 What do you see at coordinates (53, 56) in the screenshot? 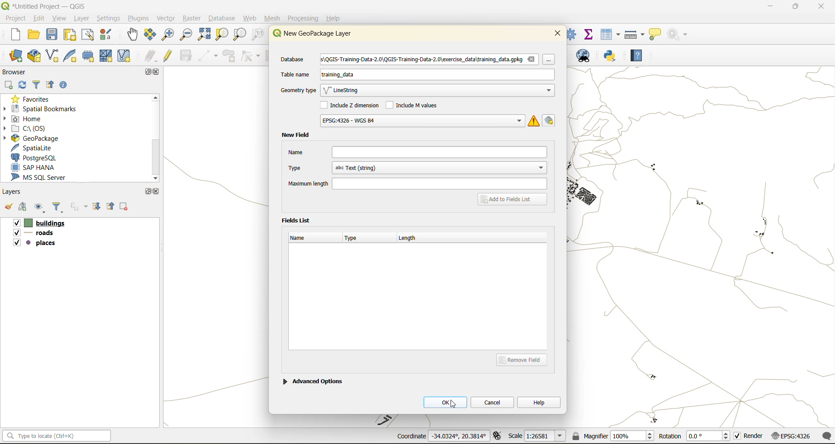
I see `new shapefile layer` at bounding box center [53, 56].